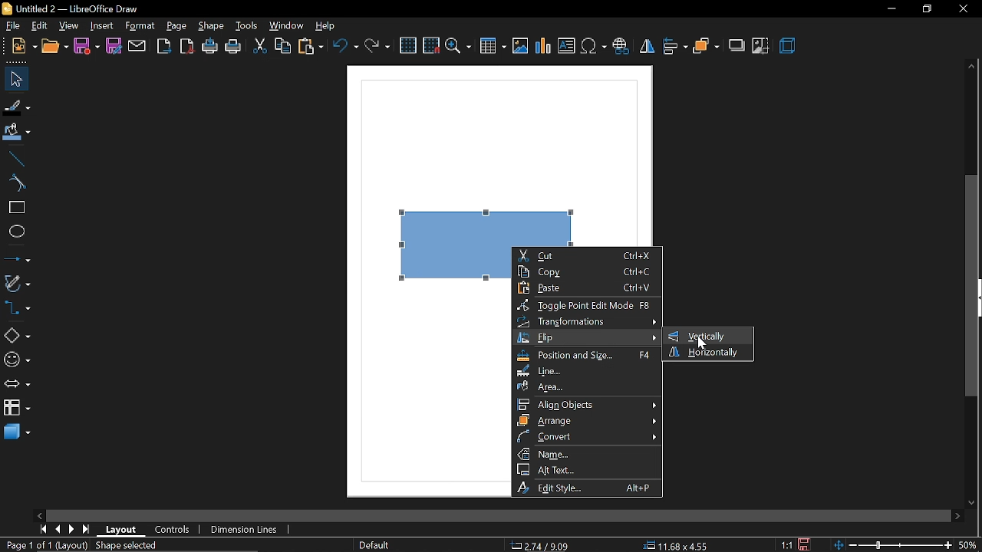  I want to click on zoom, so click(460, 48).